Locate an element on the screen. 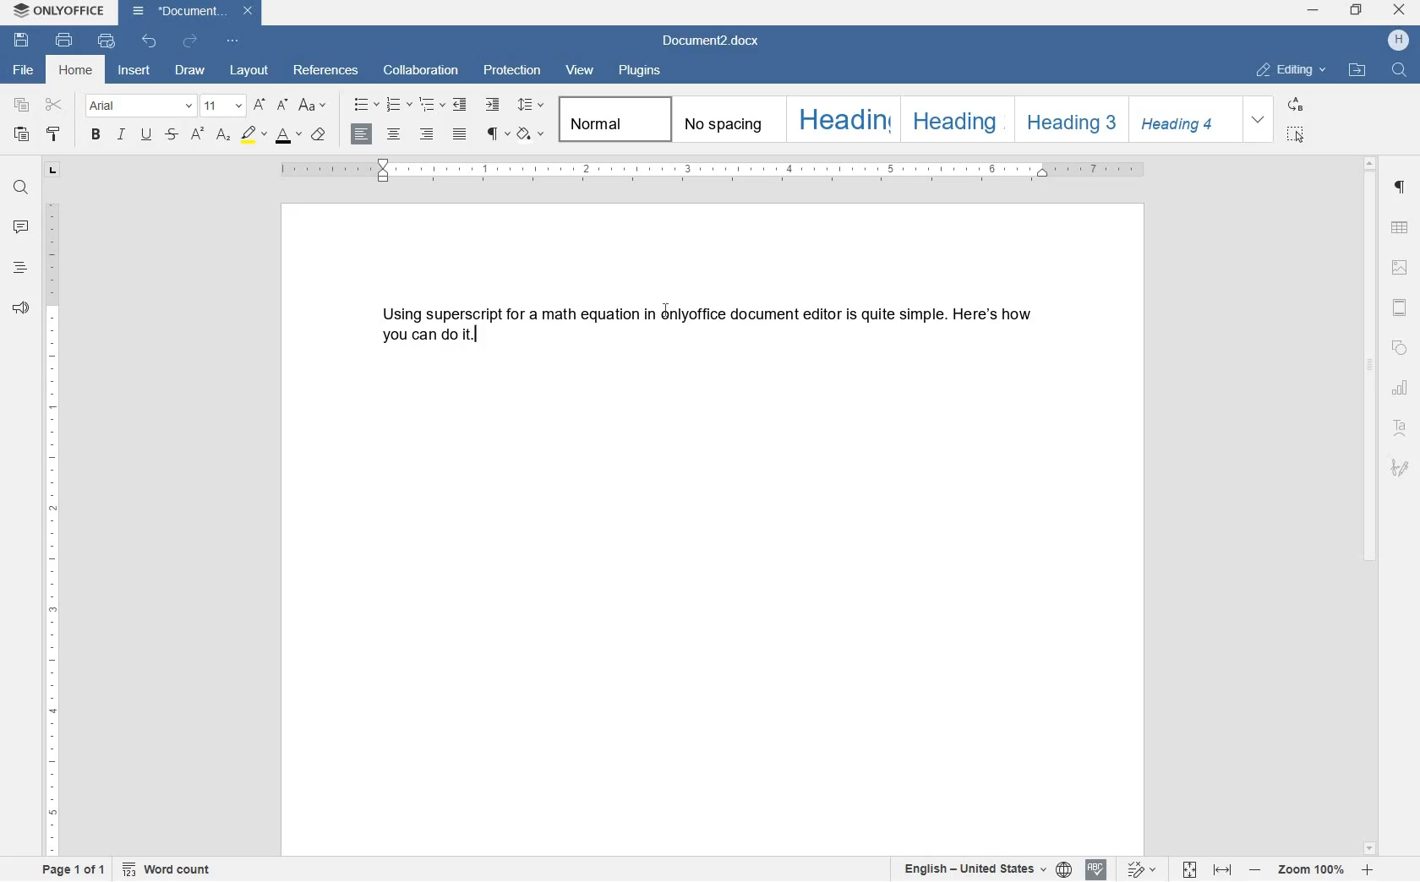  strikethrough is located at coordinates (172, 135).